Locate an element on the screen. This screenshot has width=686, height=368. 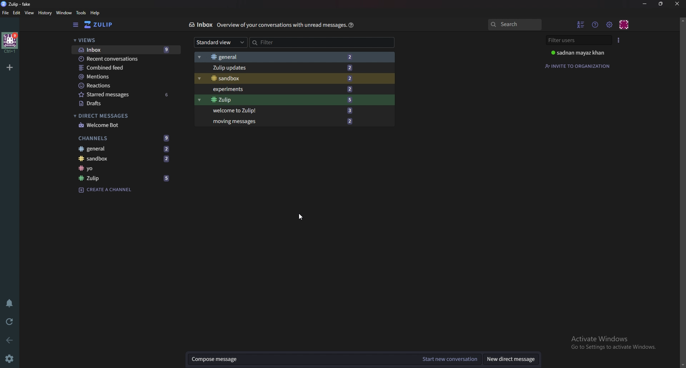
Personal menu is located at coordinates (624, 24).